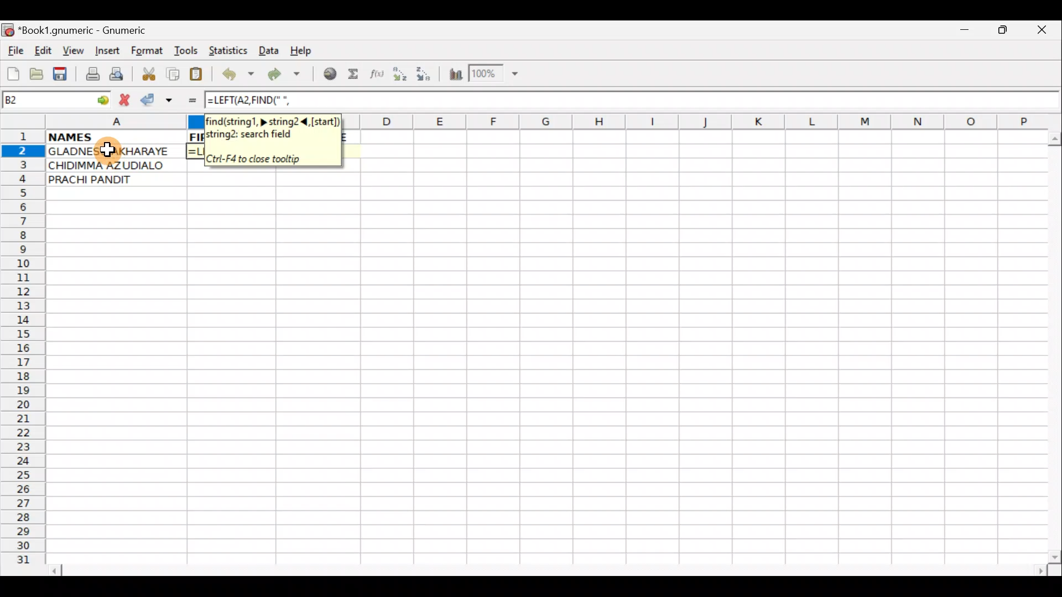  What do you see at coordinates (1004, 32) in the screenshot?
I see `Maximize` at bounding box center [1004, 32].